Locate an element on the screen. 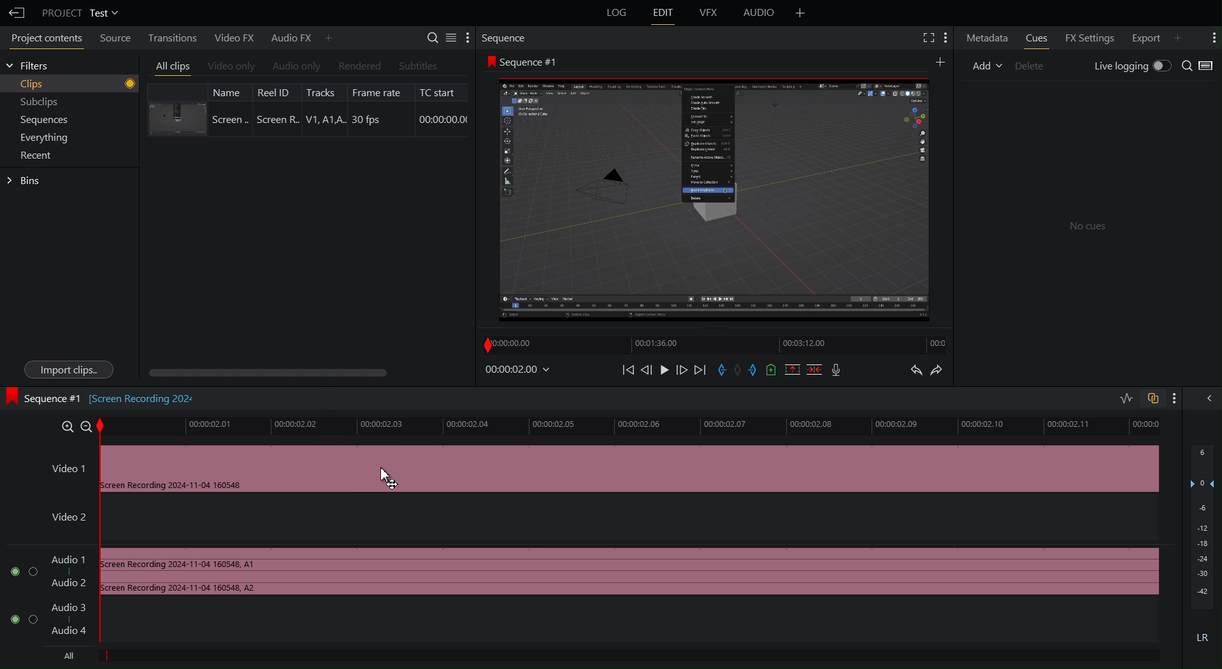 The width and height of the screenshot is (1222, 669). No clues is located at coordinates (1090, 226).